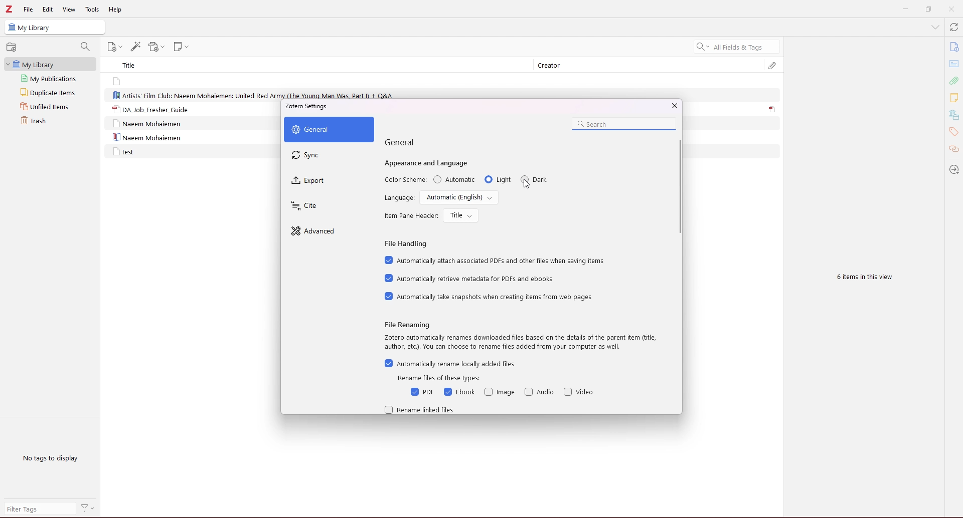 The image size is (963, 518). What do you see at coordinates (517, 344) in the screenshot?
I see `Zotero automatically renames downloaded files based on the details of the parent item (title,
author, etc). You can choose to rename files added from your computer as well.` at bounding box center [517, 344].